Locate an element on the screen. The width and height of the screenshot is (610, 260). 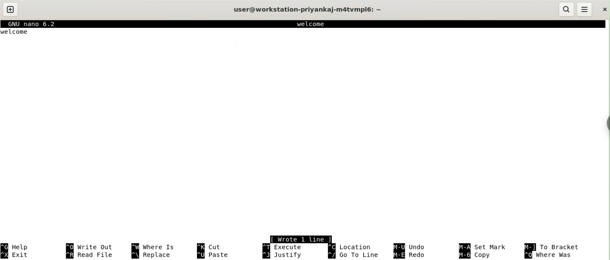
write out is located at coordinates (91, 247).